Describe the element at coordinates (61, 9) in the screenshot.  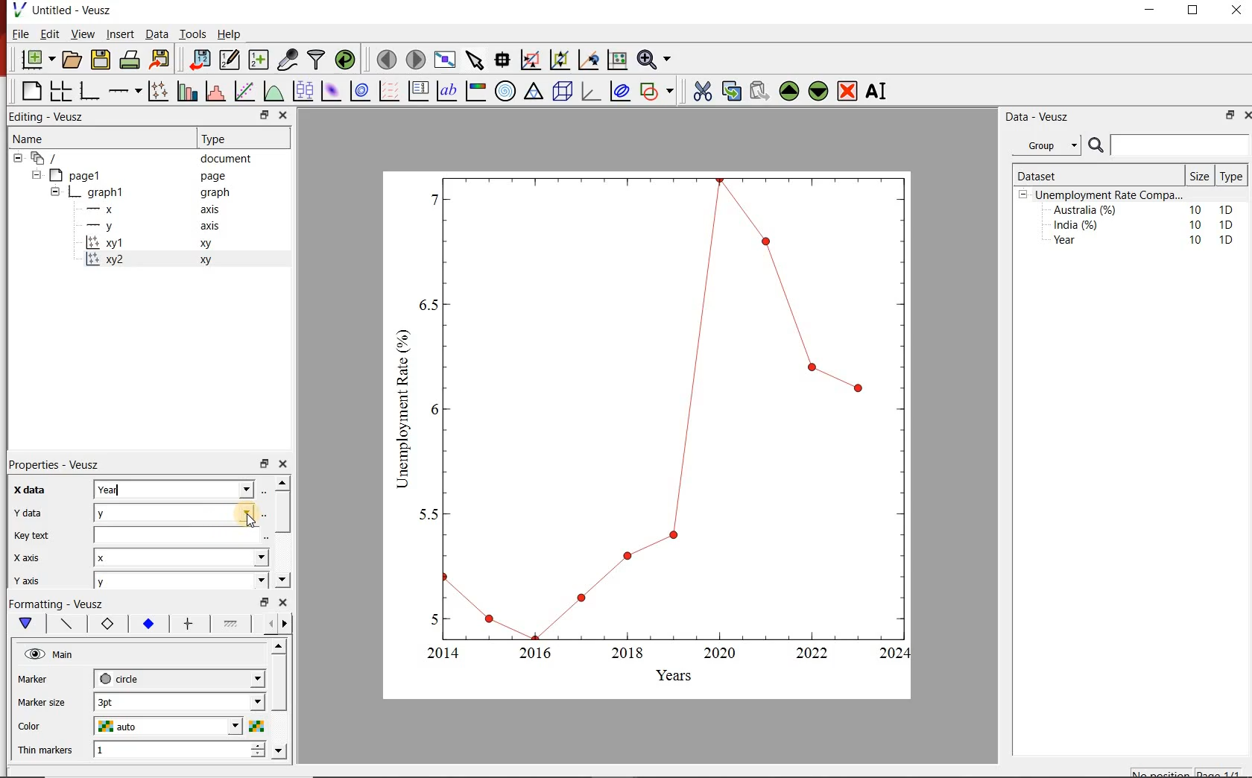
I see `Untitled - Veusz` at that location.